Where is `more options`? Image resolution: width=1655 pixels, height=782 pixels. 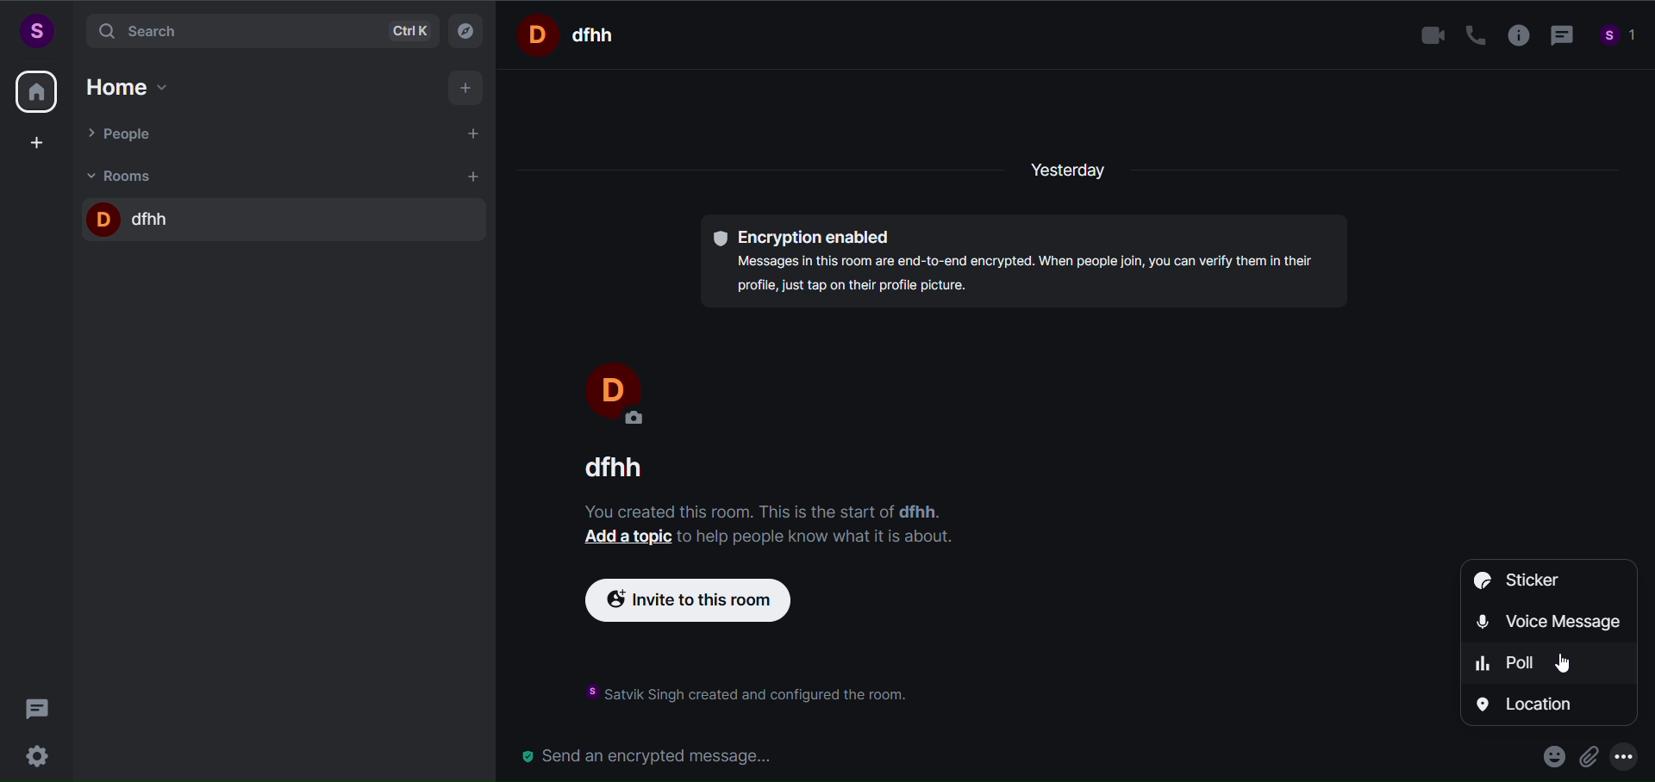 more options is located at coordinates (1624, 759).